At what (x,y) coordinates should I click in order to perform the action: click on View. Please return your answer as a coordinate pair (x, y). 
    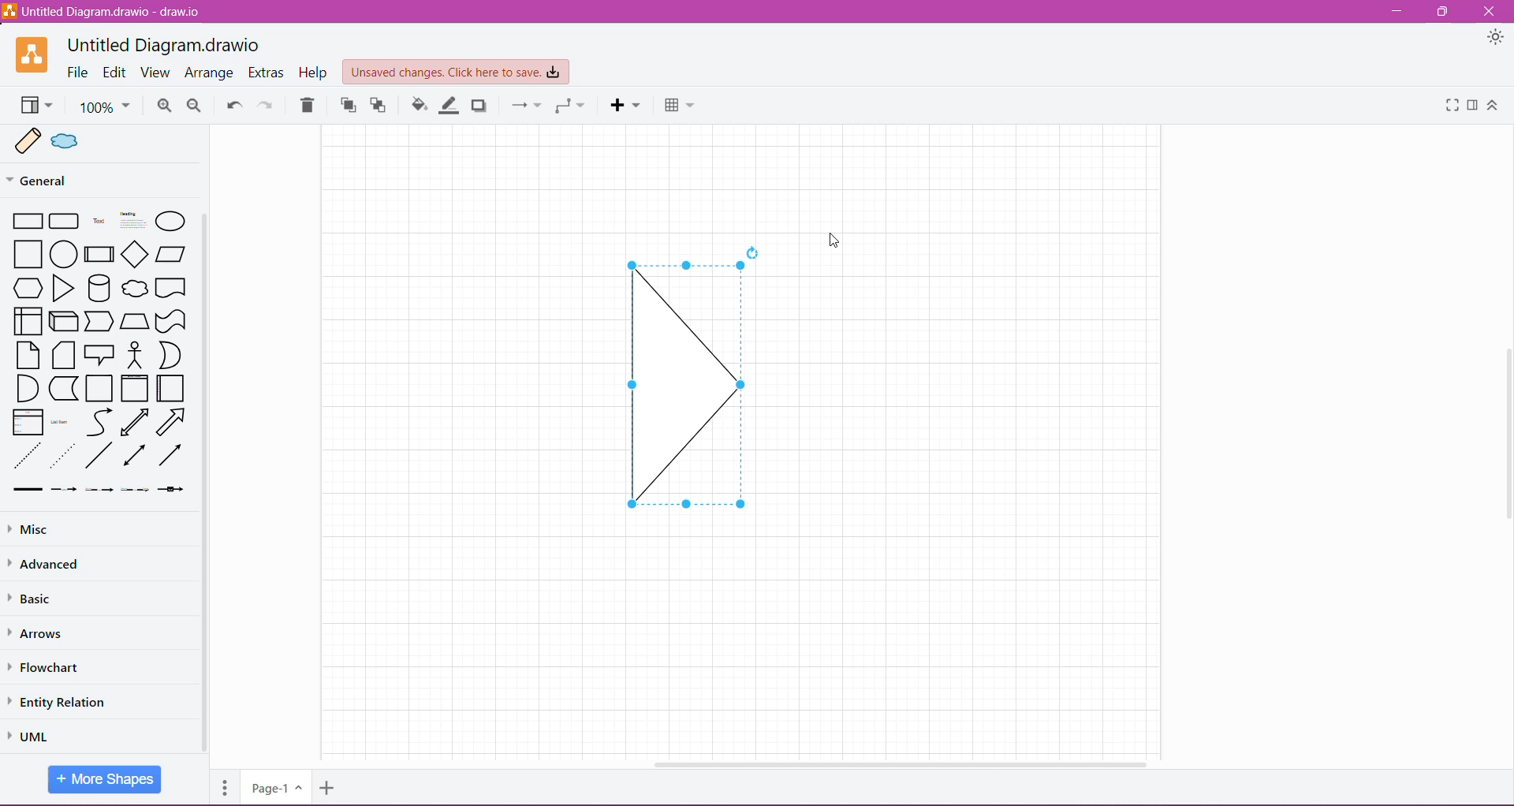
    Looking at the image, I should click on (157, 72).